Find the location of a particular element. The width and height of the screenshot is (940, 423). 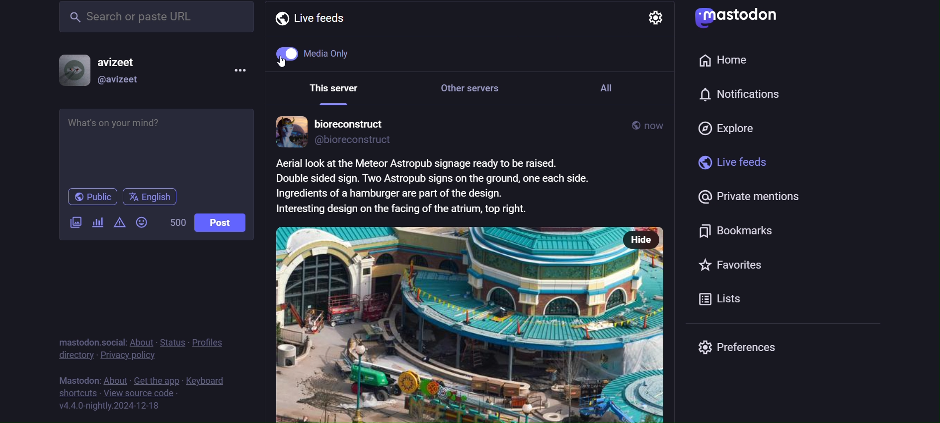

This server is located at coordinates (336, 87).